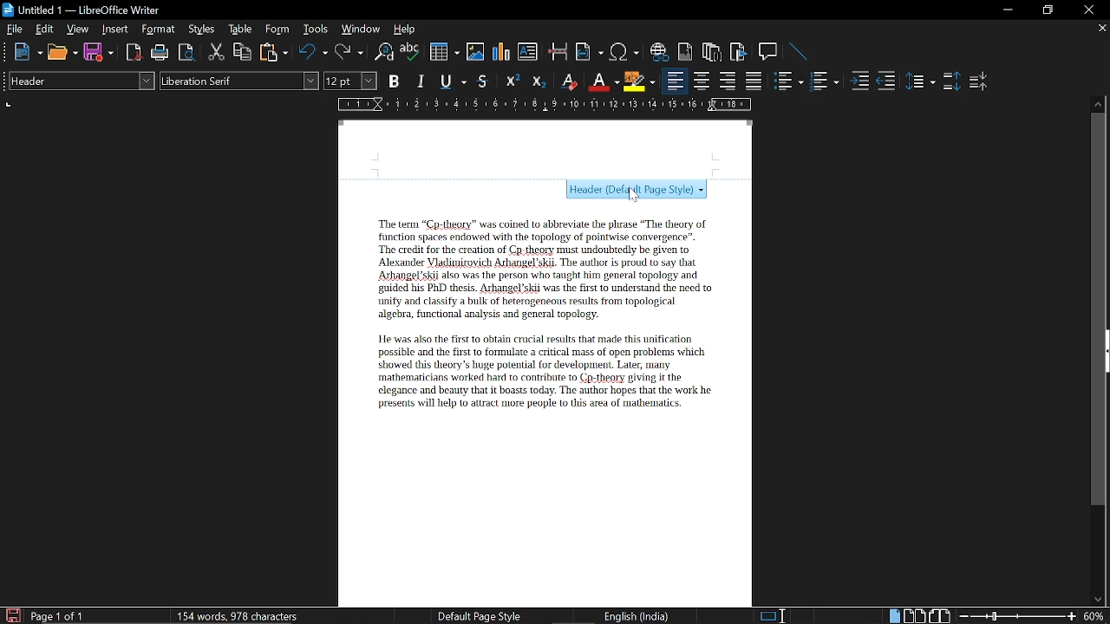  What do you see at coordinates (349, 52) in the screenshot?
I see `Redo` at bounding box center [349, 52].